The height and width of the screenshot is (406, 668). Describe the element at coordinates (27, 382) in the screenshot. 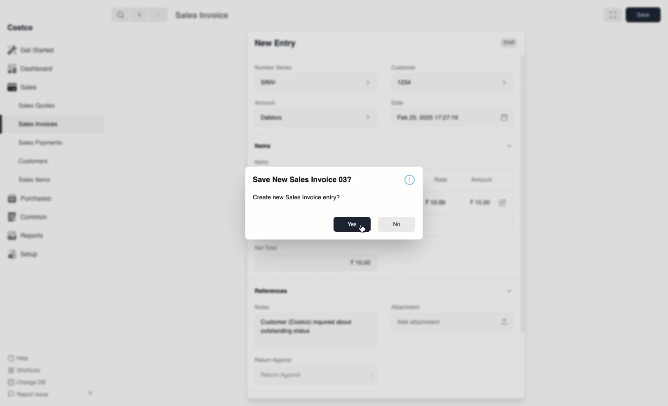

I see `Change DB` at that location.